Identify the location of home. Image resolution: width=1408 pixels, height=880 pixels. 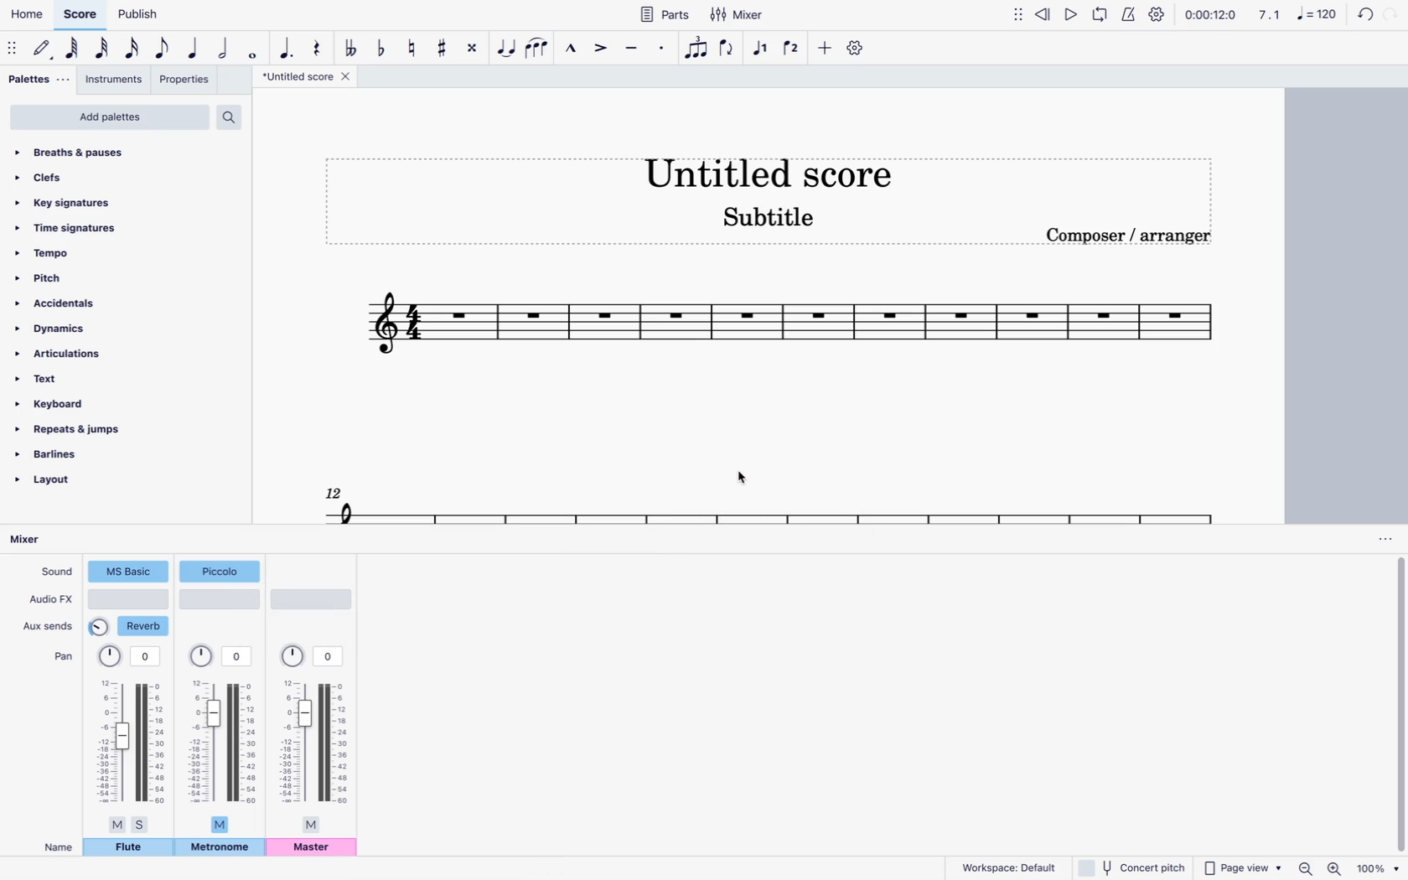
(27, 18).